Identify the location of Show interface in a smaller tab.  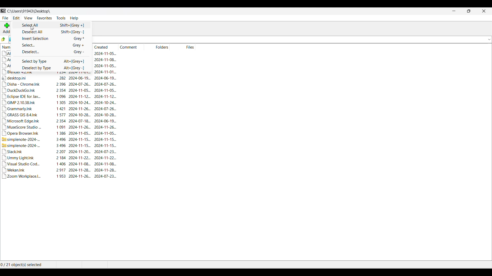
(469, 11).